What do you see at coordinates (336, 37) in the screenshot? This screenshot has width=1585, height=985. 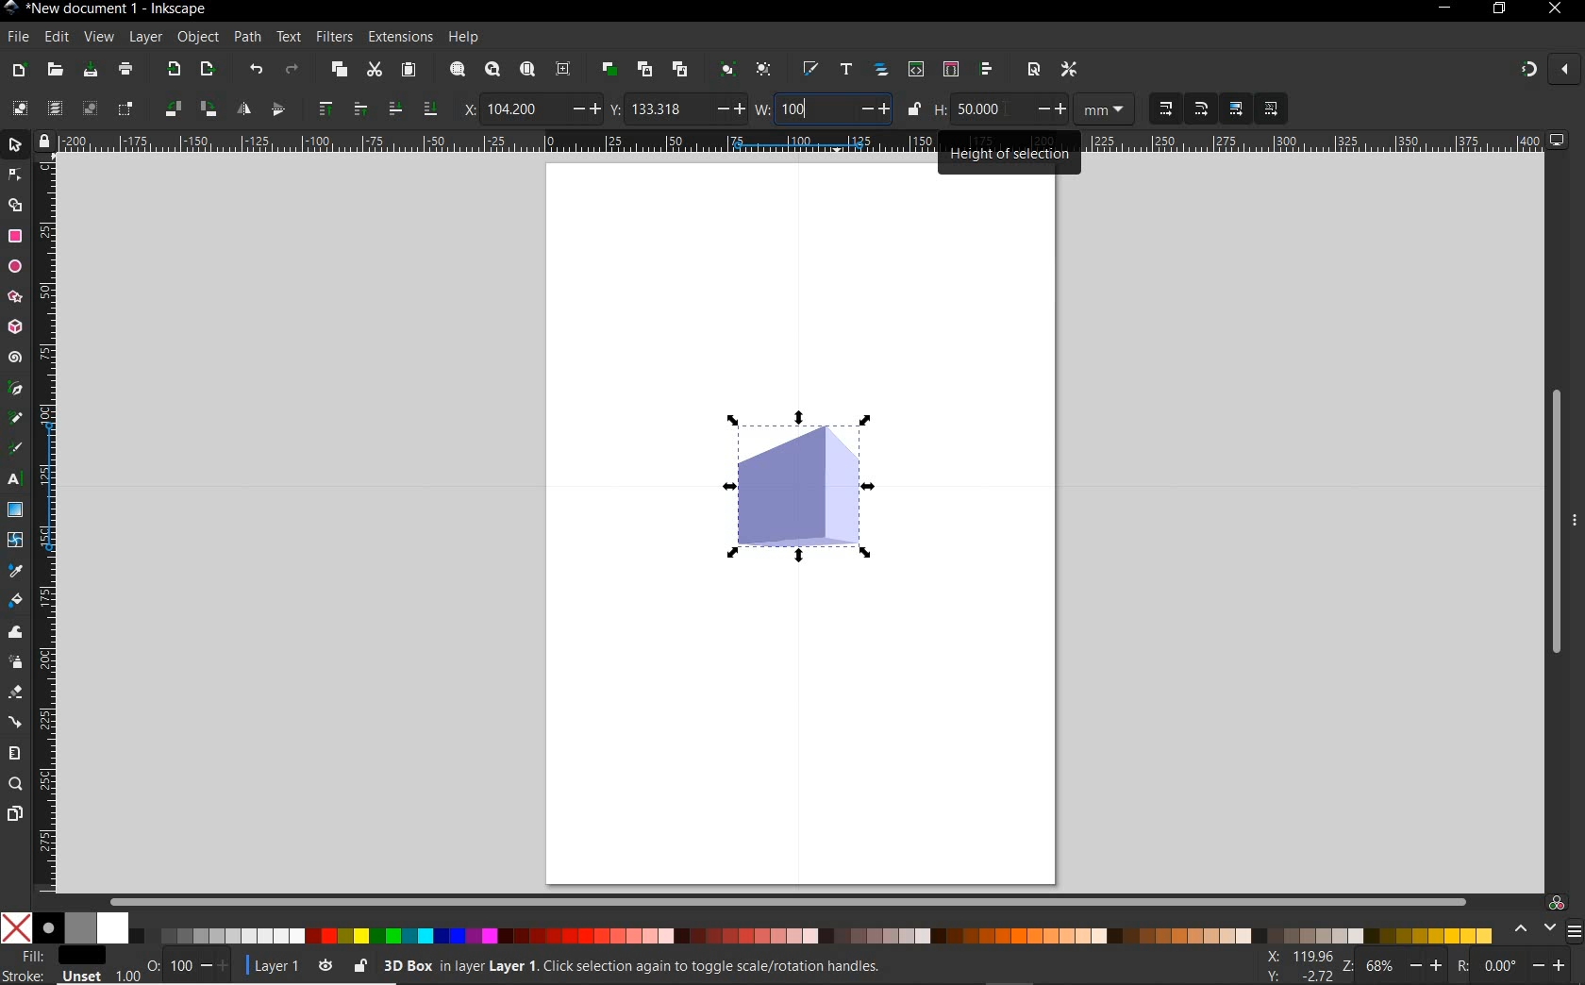 I see `filters` at bounding box center [336, 37].